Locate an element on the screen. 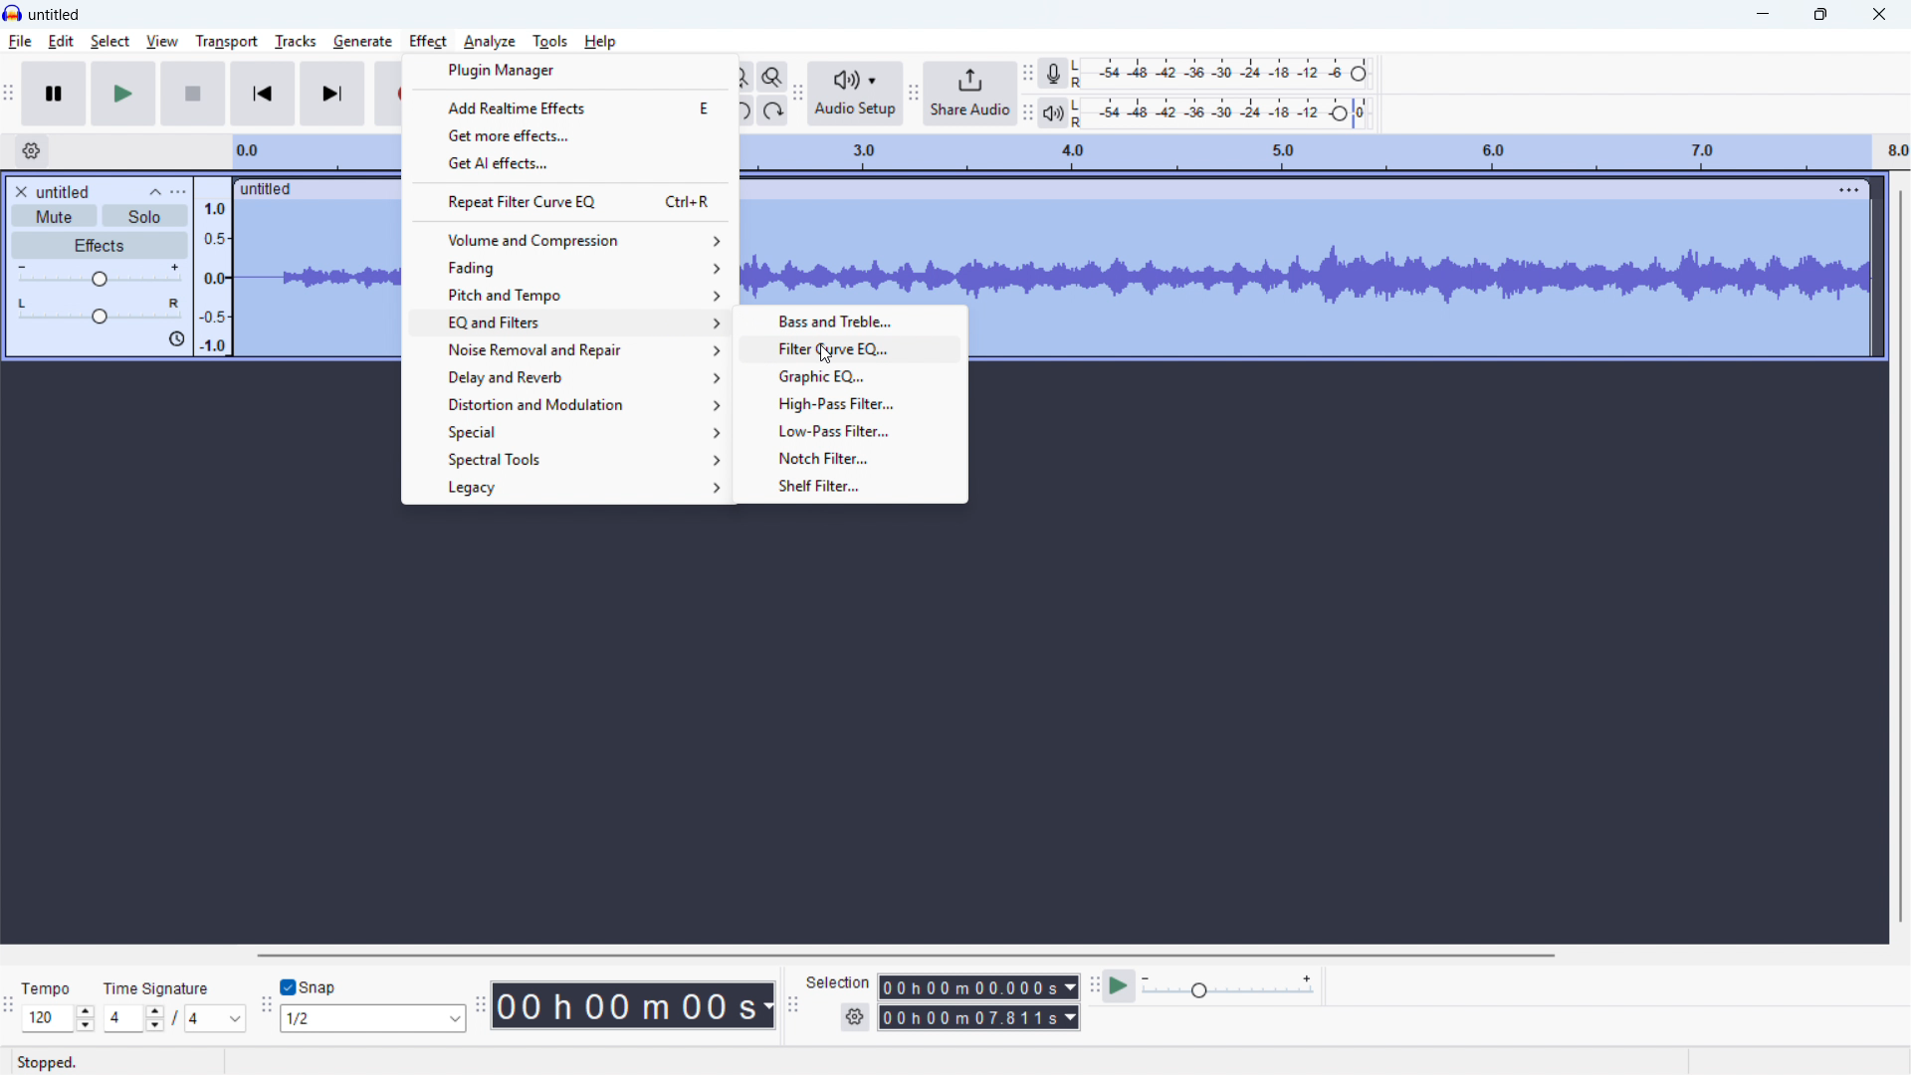 This screenshot has width=1911, height=1075. set Time signature is located at coordinates (176, 1018).